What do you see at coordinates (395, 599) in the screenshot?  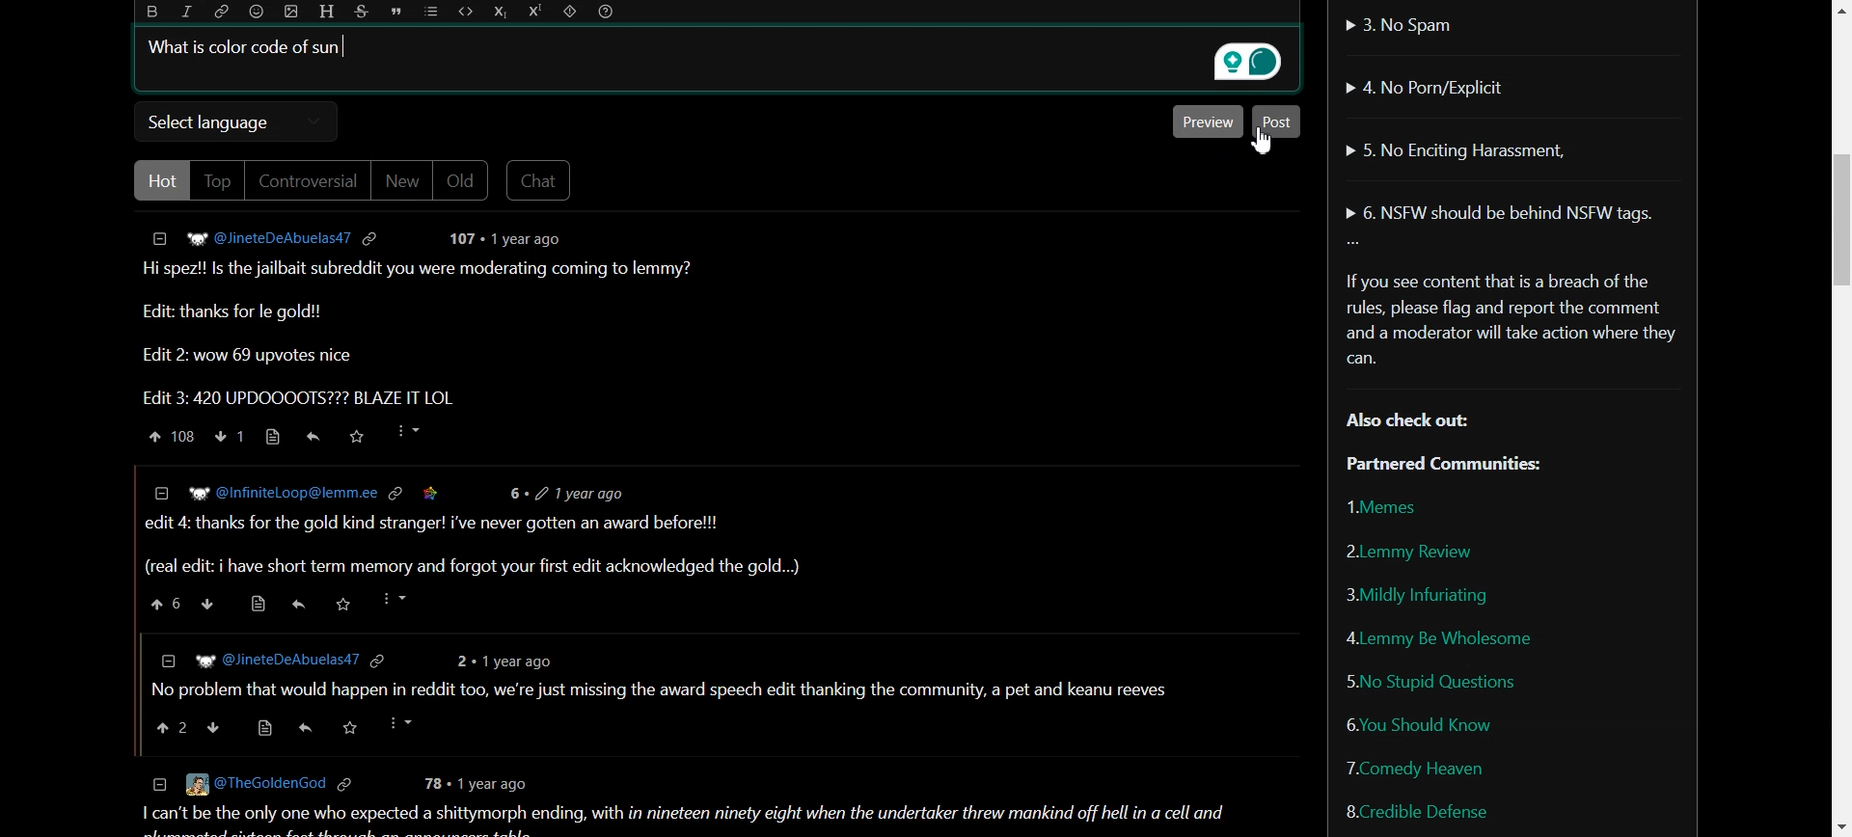 I see `more` at bounding box center [395, 599].